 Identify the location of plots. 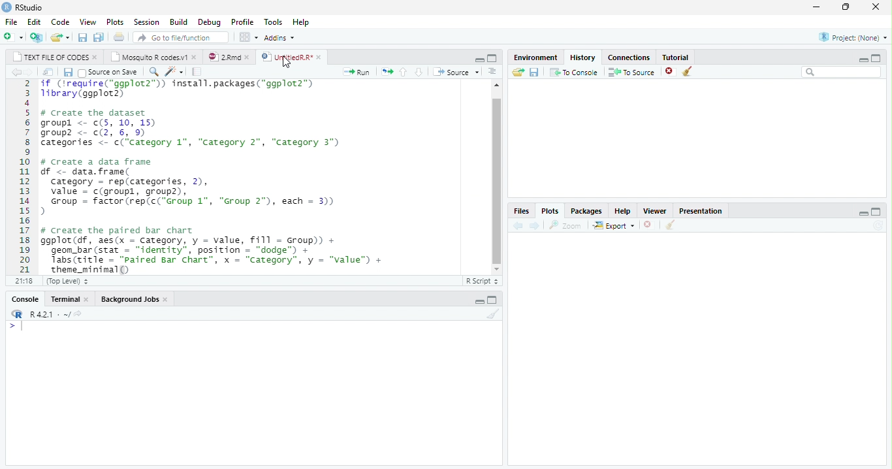
(552, 210).